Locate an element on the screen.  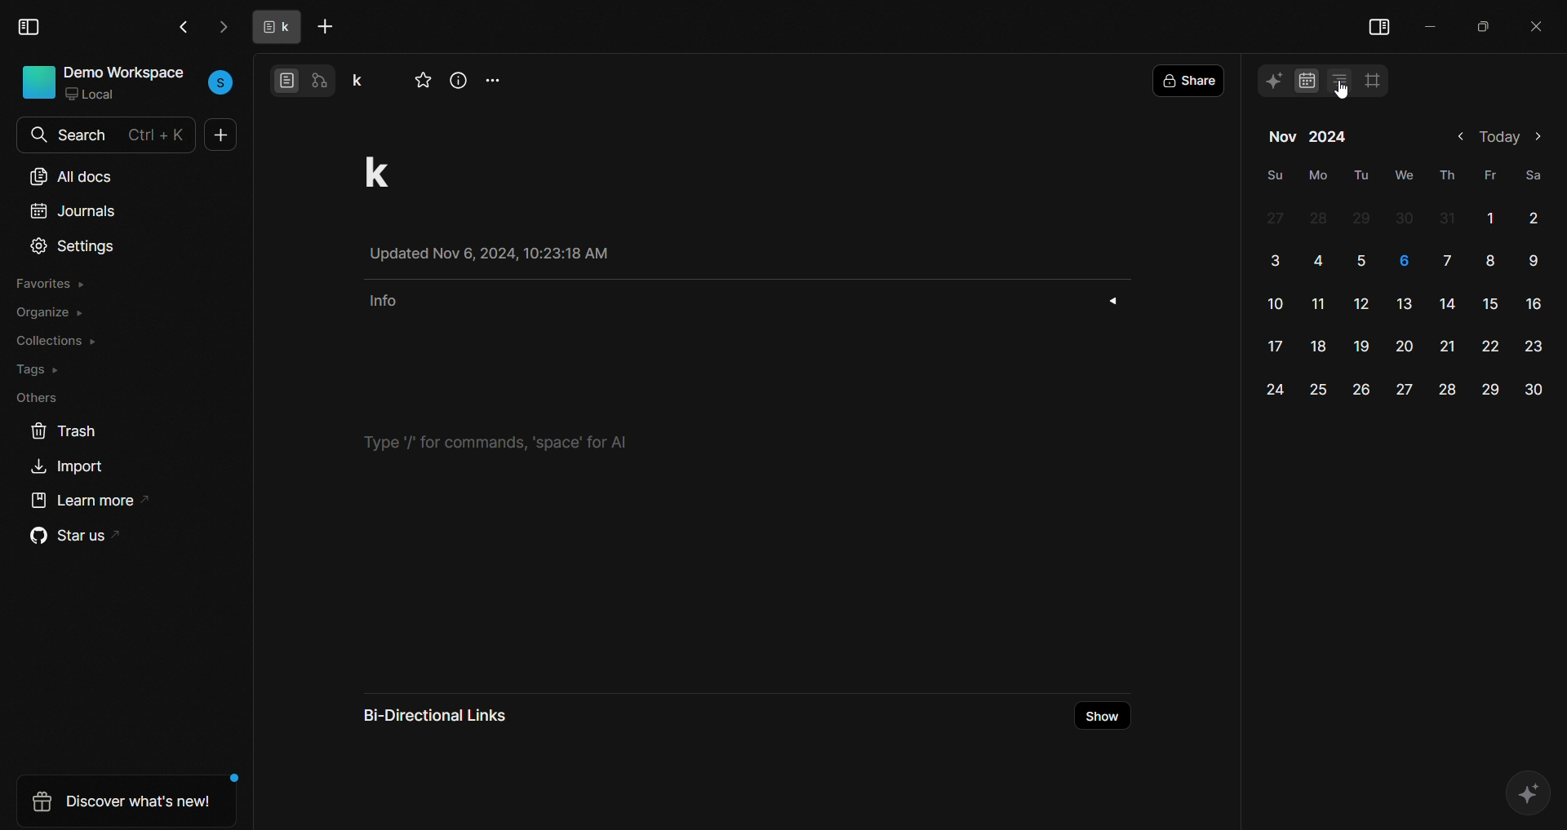
project name is located at coordinates (366, 78).